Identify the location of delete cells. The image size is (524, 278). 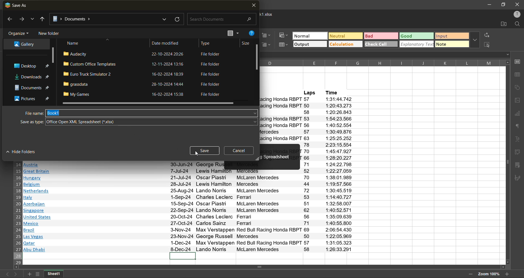
(266, 45).